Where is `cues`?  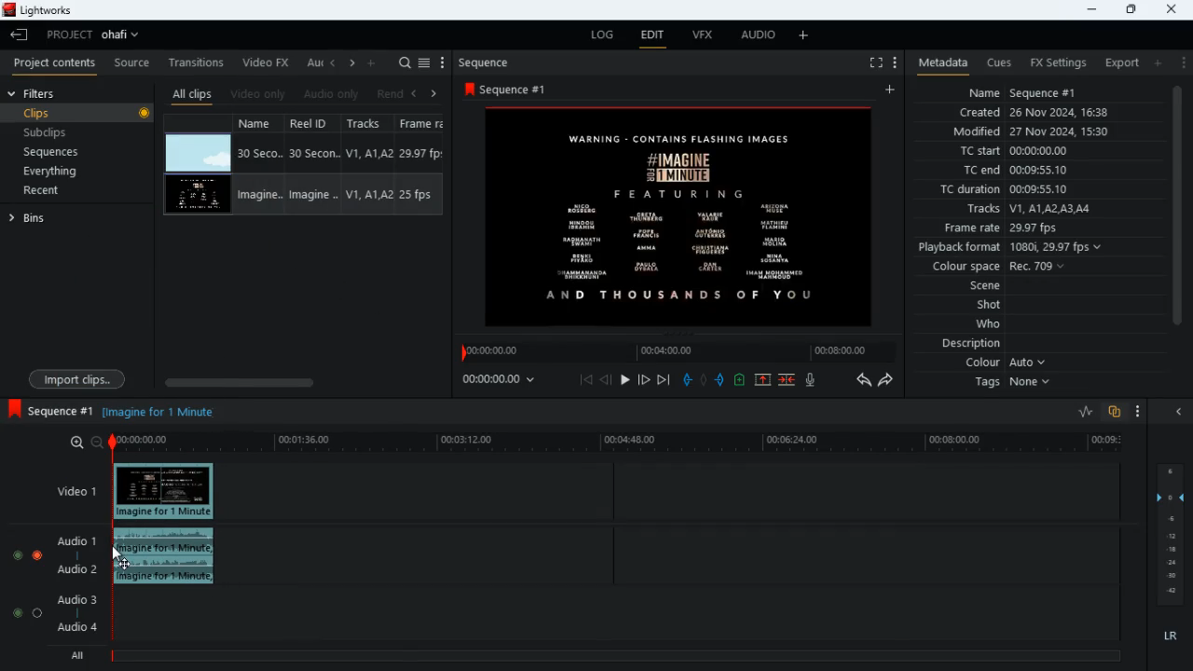
cues is located at coordinates (999, 62).